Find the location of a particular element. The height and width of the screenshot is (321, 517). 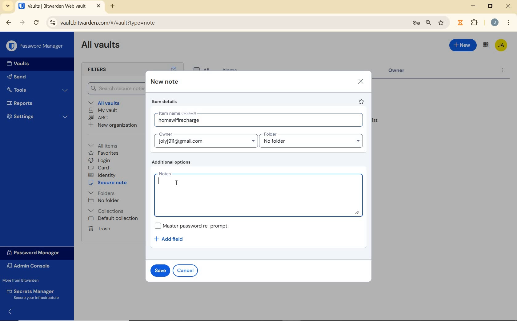

reload is located at coordinates (36, 23).